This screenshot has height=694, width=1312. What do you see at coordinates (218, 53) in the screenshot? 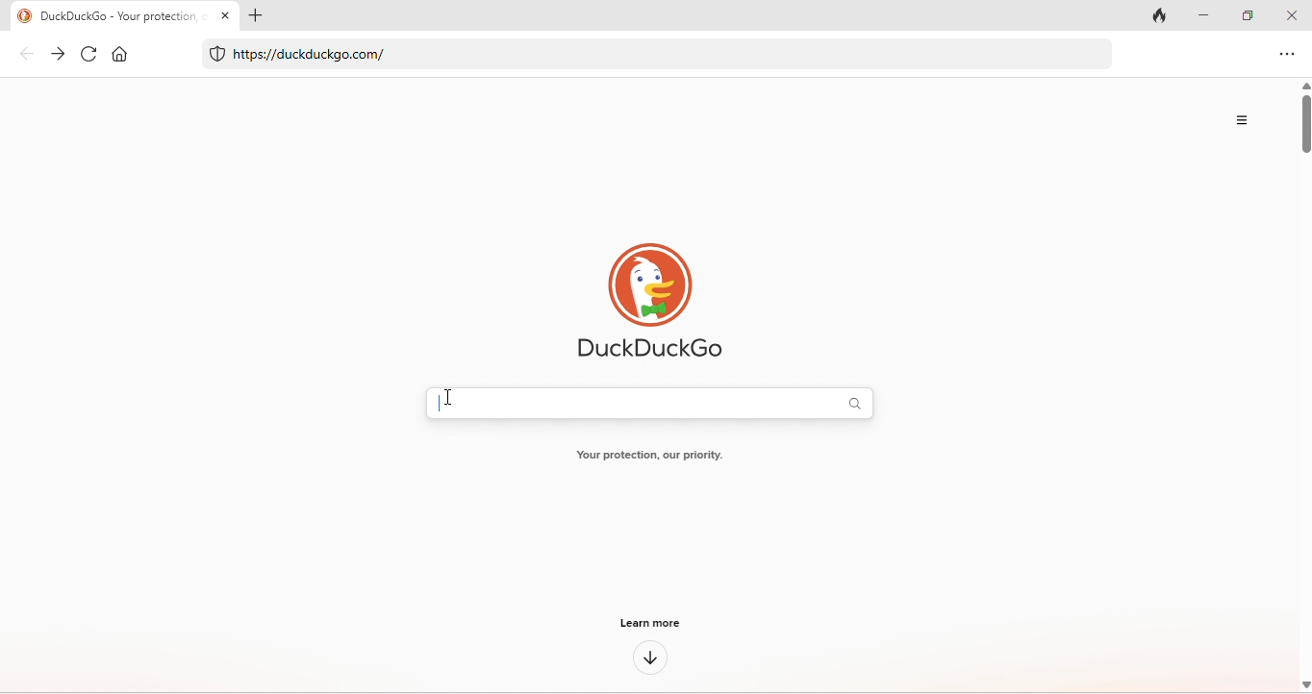
I see `mac safe` at bounding box center [218, 53].